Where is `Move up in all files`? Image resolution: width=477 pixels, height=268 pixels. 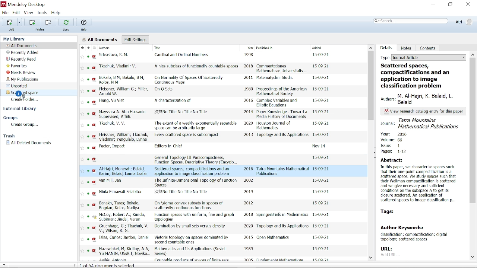
Move up in all files is located at coordinates (371, 48).